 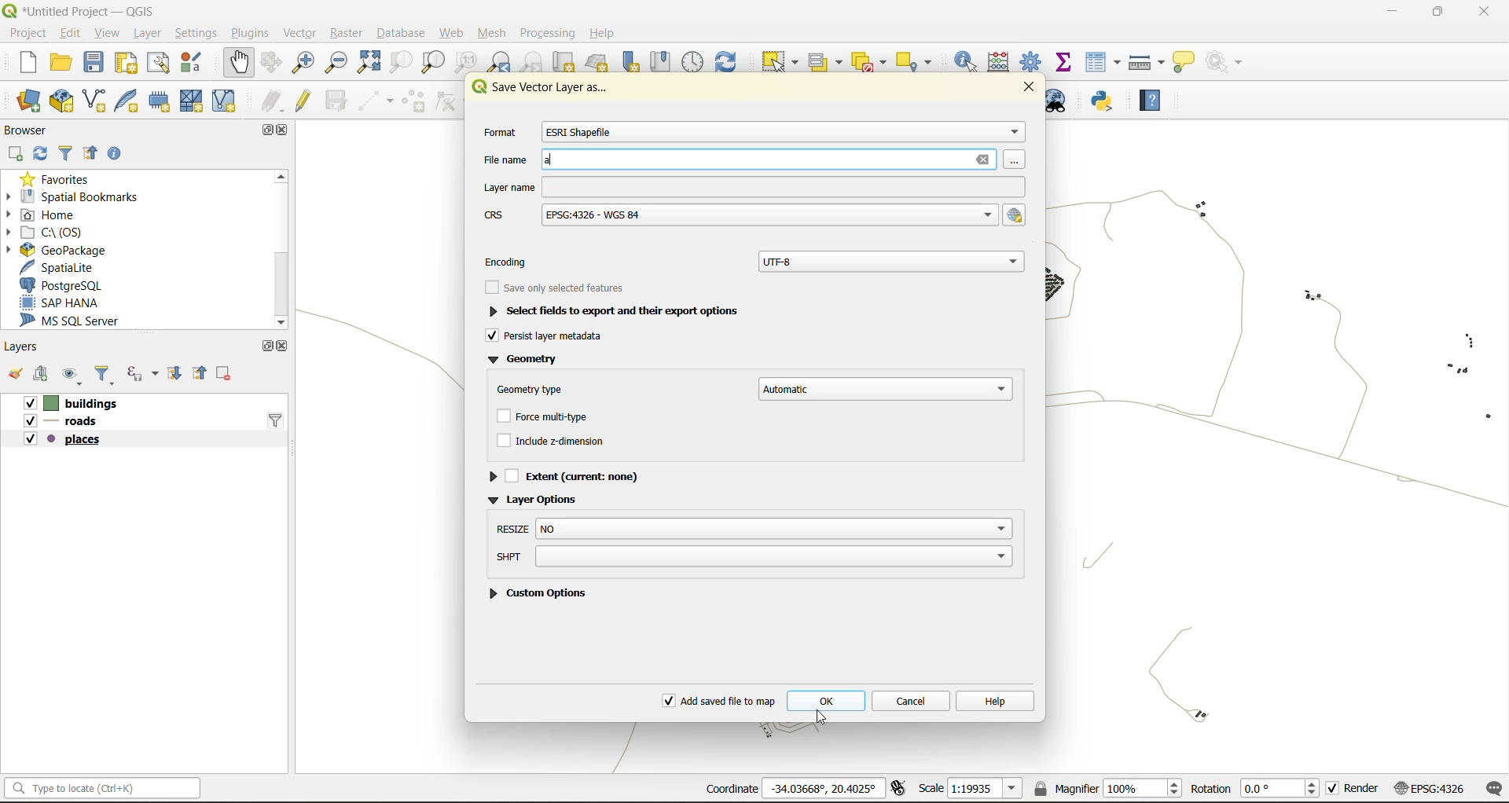 What do you see at coordinates (607, 33) in the screenshot?
I see `help` at bounding box center [607, 33].